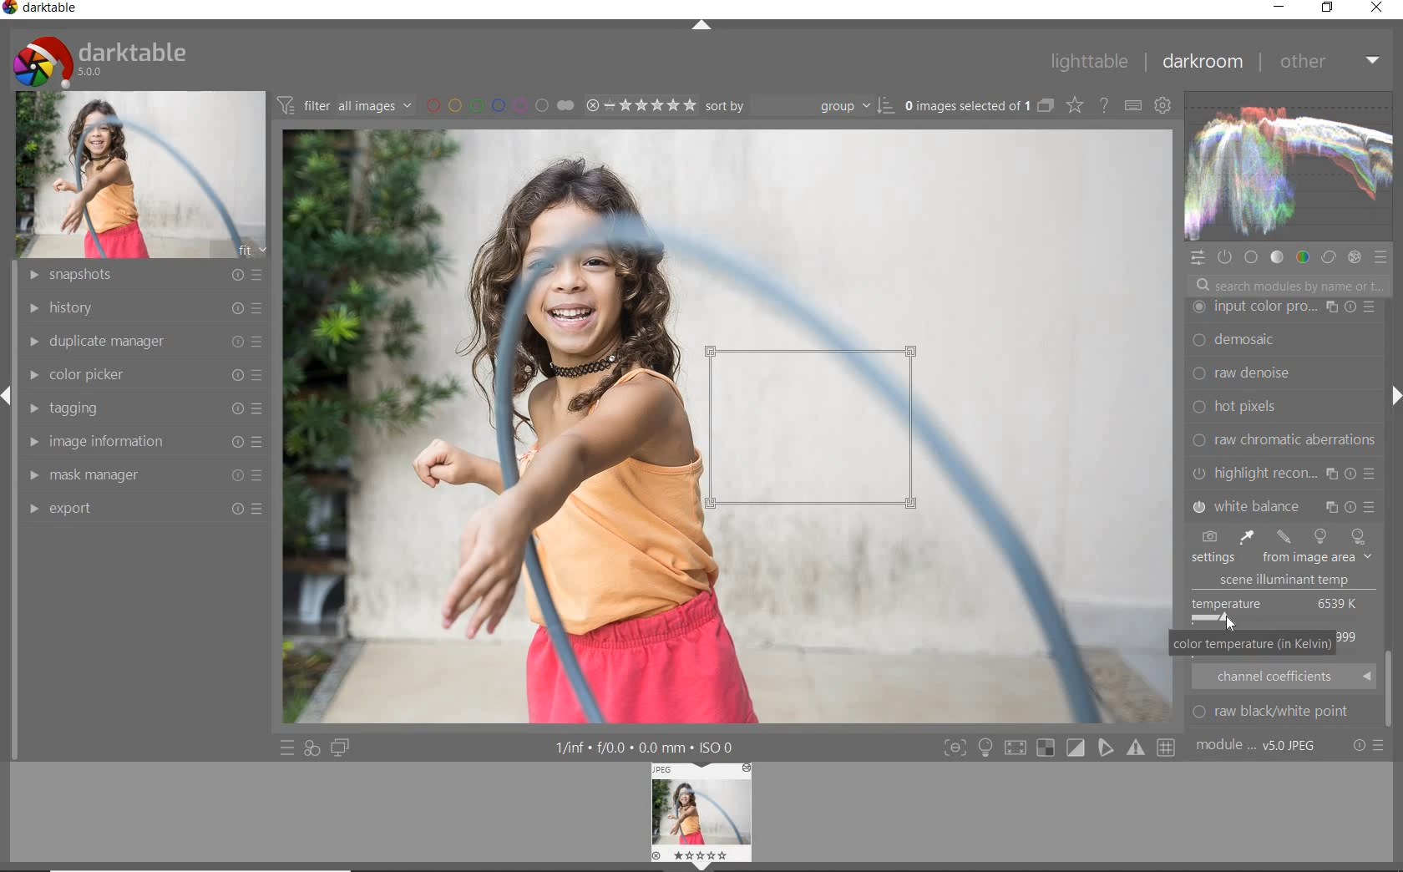 Image resolution: width=1403 pixels, height=872 pixels. I want to click on TEMPERATURE, so click(1278, 610).